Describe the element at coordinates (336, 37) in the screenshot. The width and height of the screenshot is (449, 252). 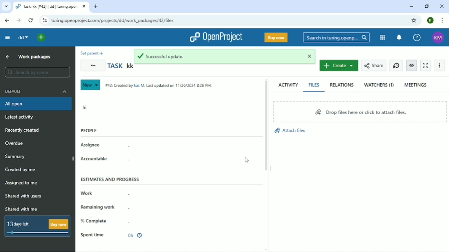
I see `Search in turing.openproject.com` at that location.